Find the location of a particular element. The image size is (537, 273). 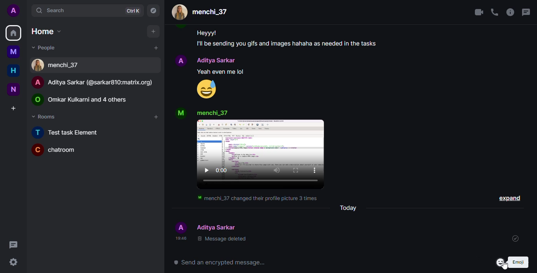

emoji is located at coordinates (206, 89).